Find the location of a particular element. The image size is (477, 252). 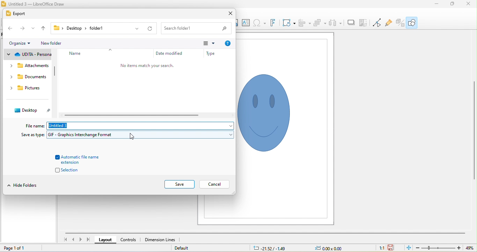

zoom is located at coordinates (445, 247).